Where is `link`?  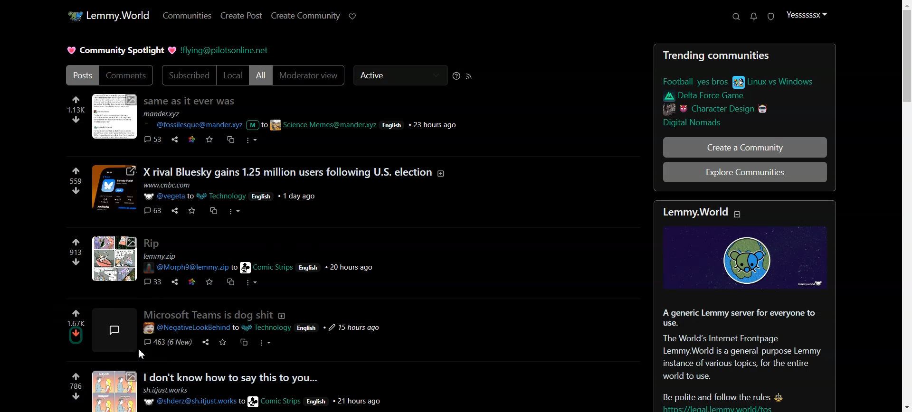 link is located at coordinates (697, 123).